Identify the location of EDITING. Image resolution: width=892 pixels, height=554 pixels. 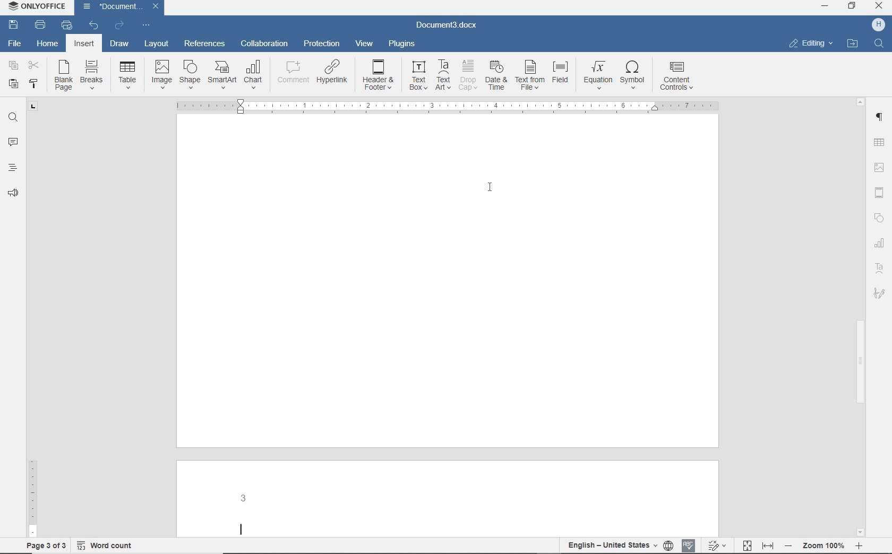
(810, 44).